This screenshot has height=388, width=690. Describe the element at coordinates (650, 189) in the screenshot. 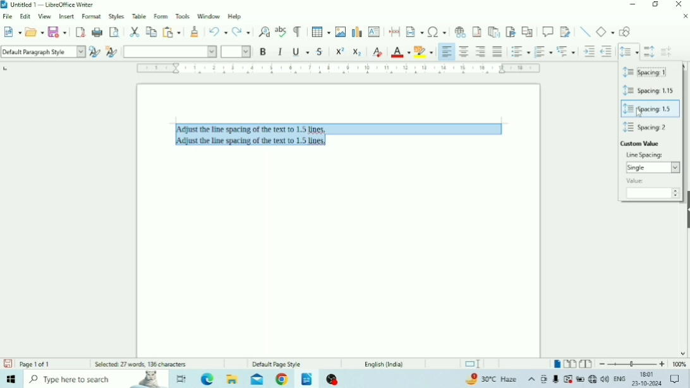

I see `Value:` at that location.